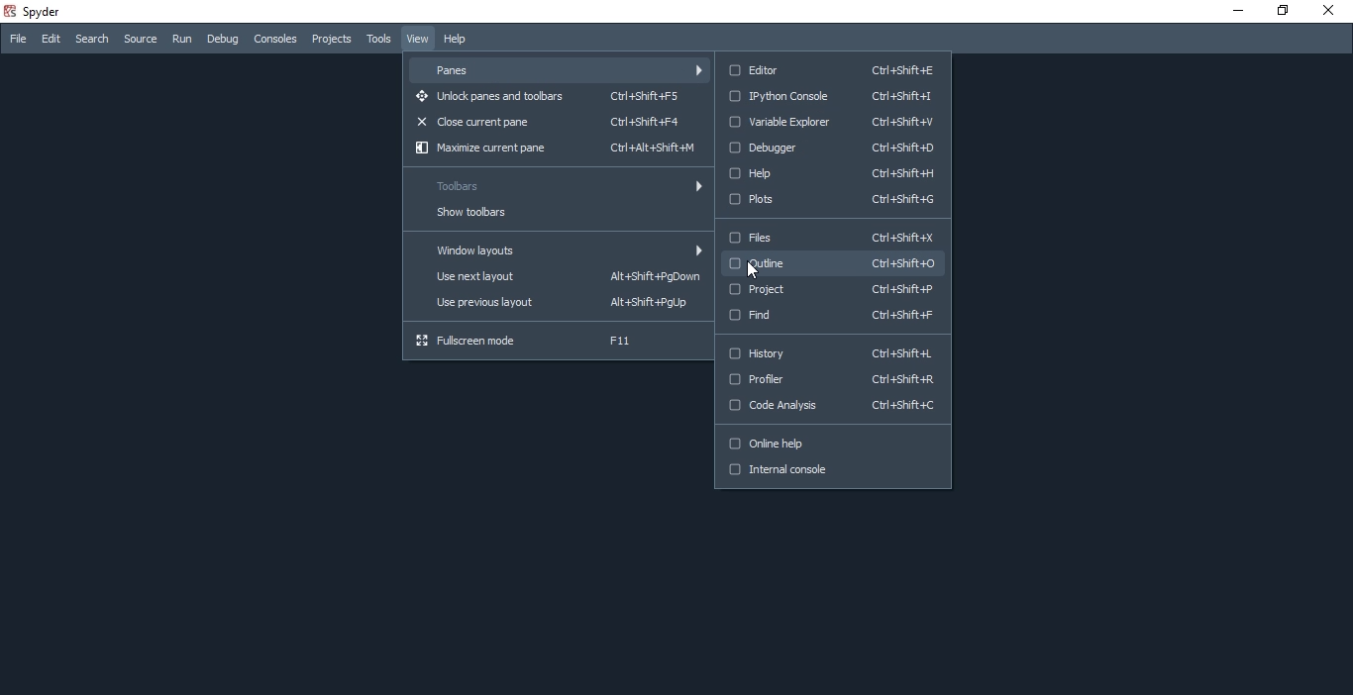 Image resolution: width=1353 pixels, height=695 pixels. Describe the element at coordinates (17, 39) in the screenshot. I see `File ` at that location.